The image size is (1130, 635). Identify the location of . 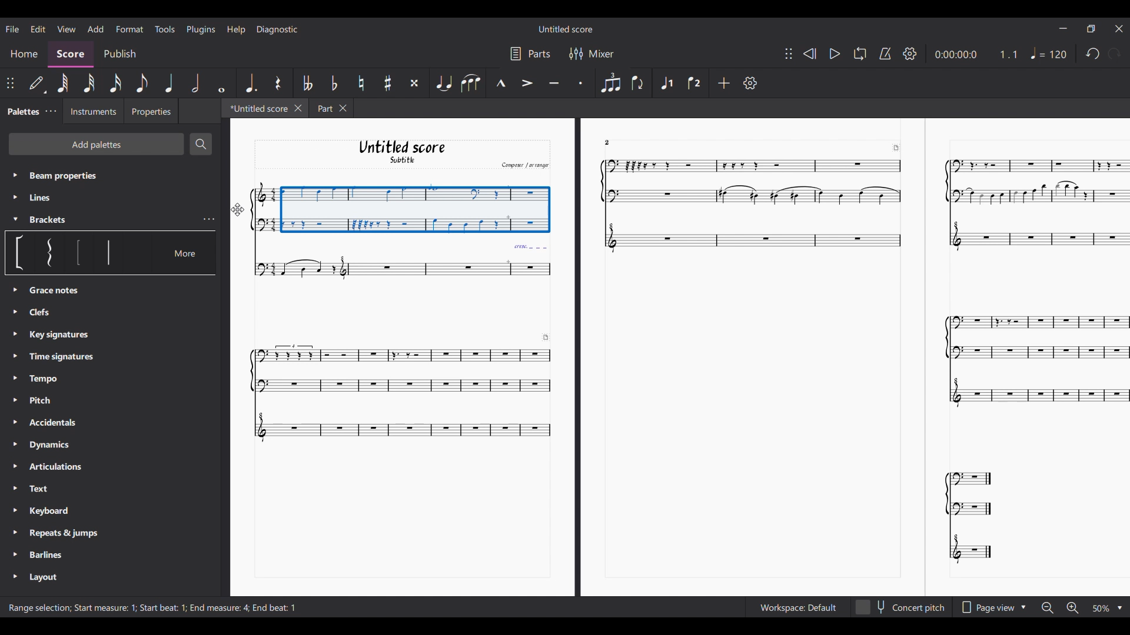
(16, 554).